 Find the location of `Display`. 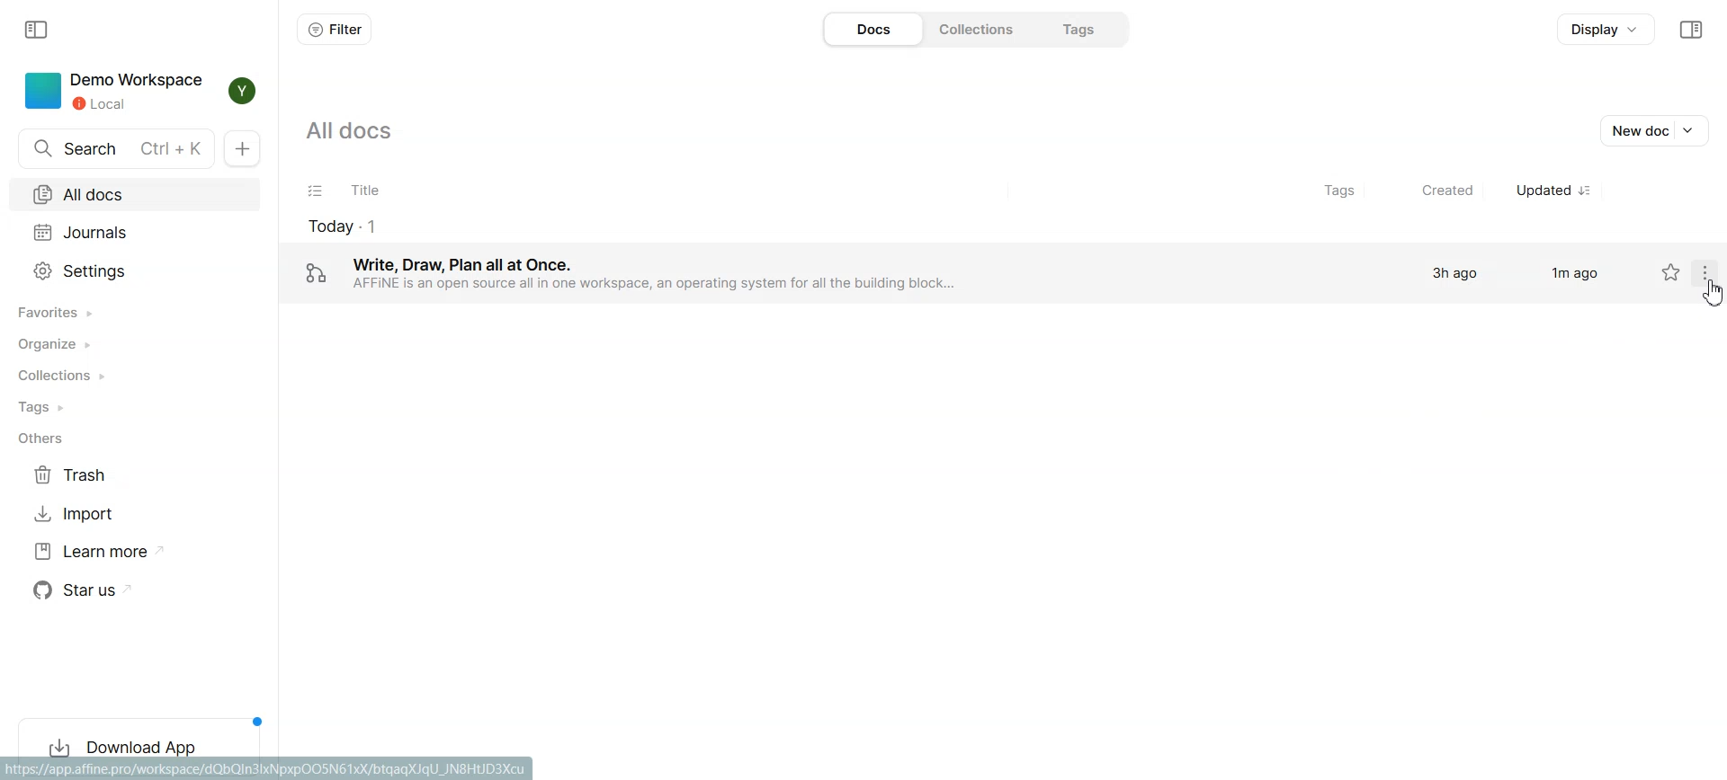

Display is located at coordinates (1607, 29).